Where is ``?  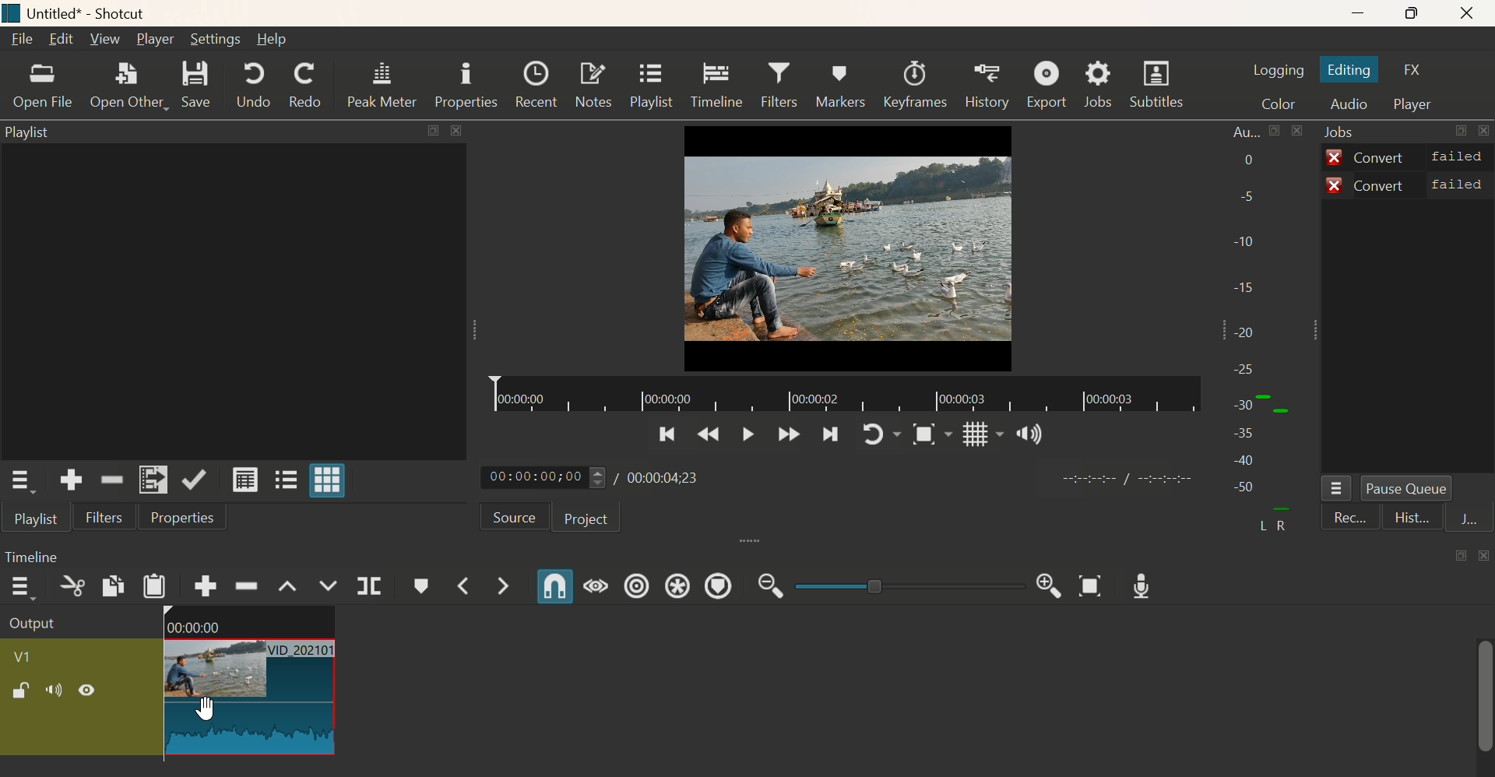  is located at coordinates (102, 519).